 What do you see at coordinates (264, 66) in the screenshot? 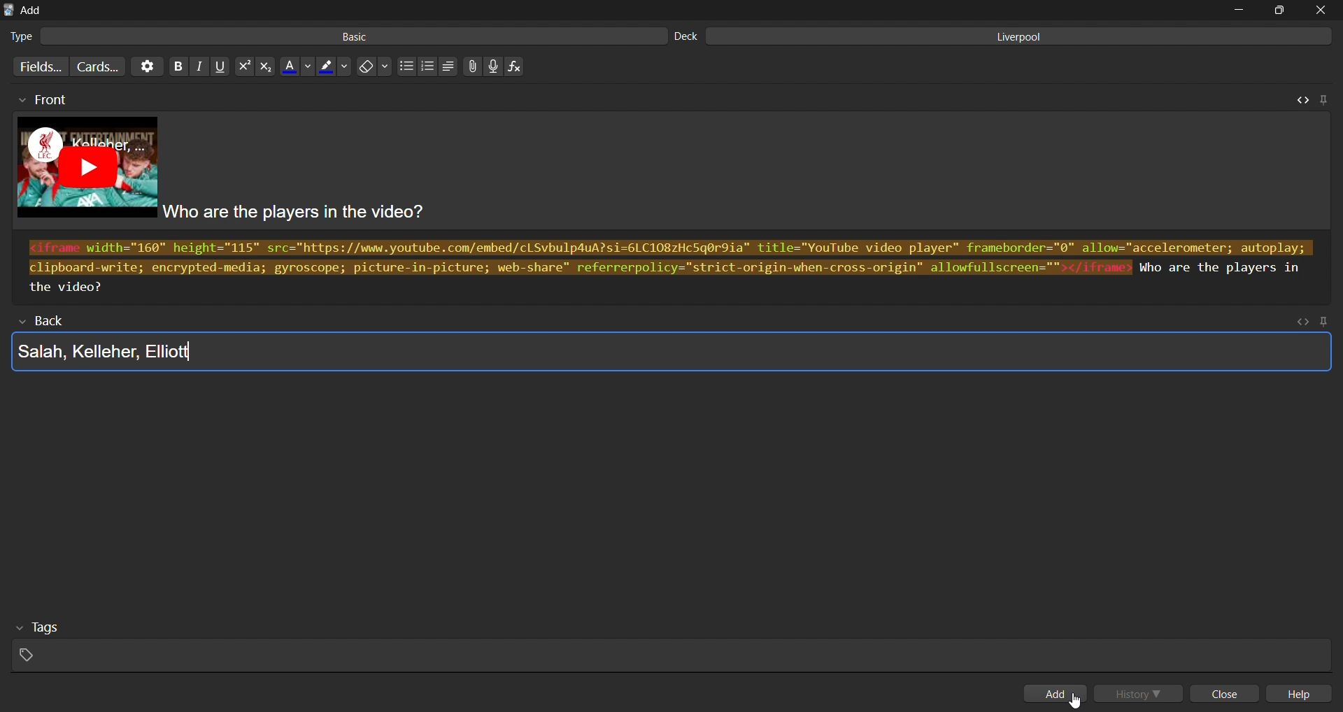
I see `subscript` at bounding box center [264, 66].